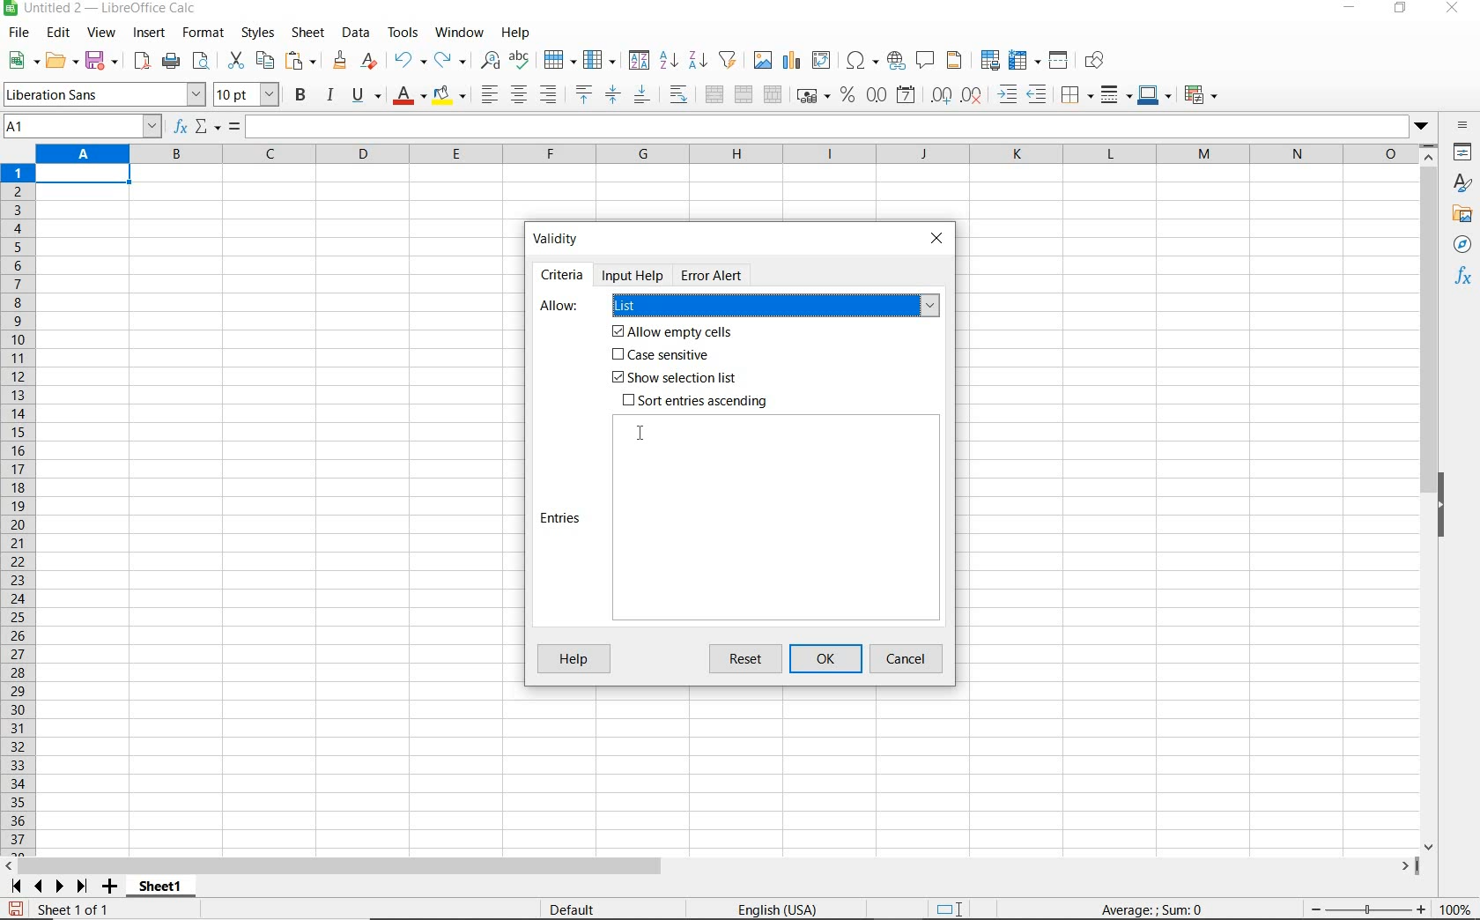 The height and width of the screenshot is (920, 1480). I want to click on window, so click(459, 30).